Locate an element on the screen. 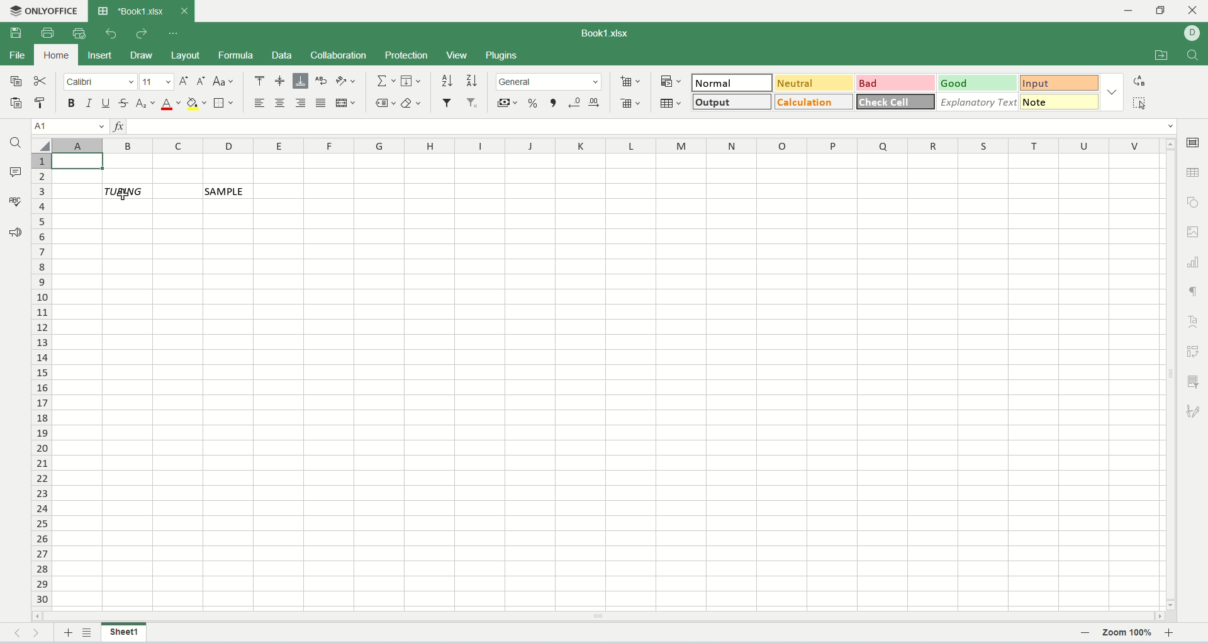 The height and width of the screenshot is (643, 1208). replace is located at coordinates (1141, 81).